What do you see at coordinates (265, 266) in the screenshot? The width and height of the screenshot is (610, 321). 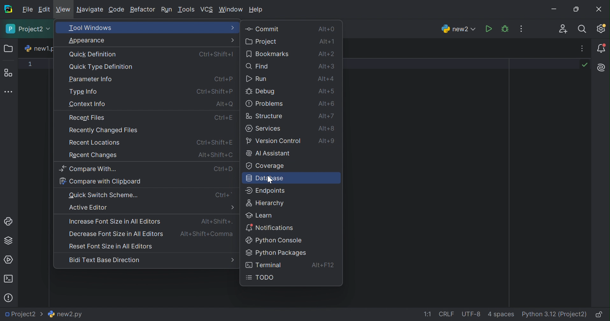 I see `Terminal` at bounding box center [265, 266].